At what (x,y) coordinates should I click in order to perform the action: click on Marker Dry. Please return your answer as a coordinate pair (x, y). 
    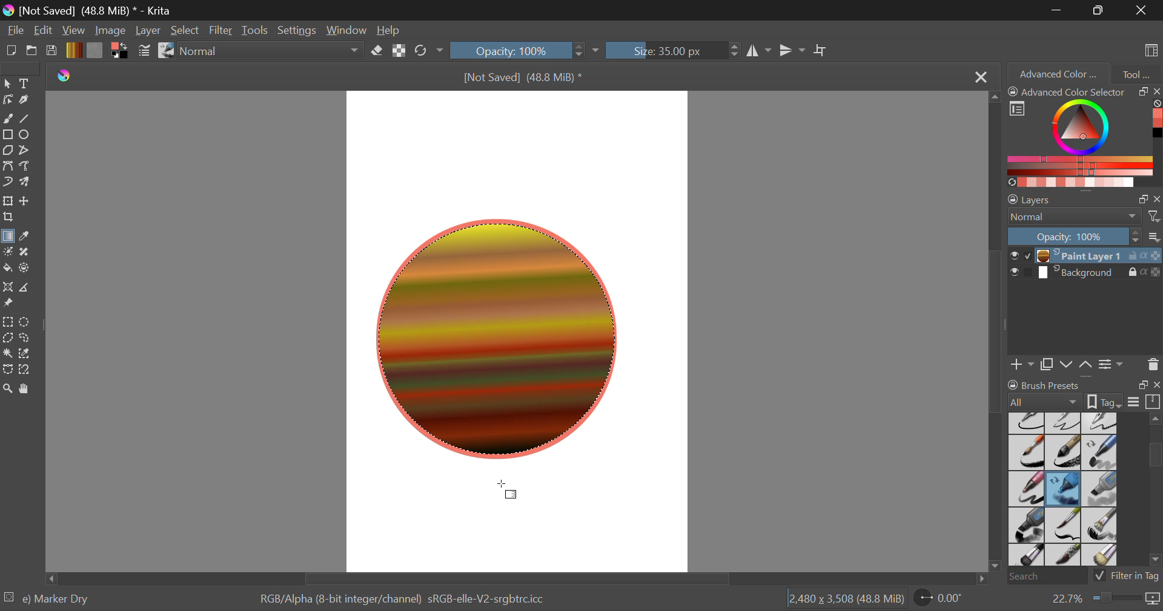
    Looking at the image, I should click on (1064, 489).